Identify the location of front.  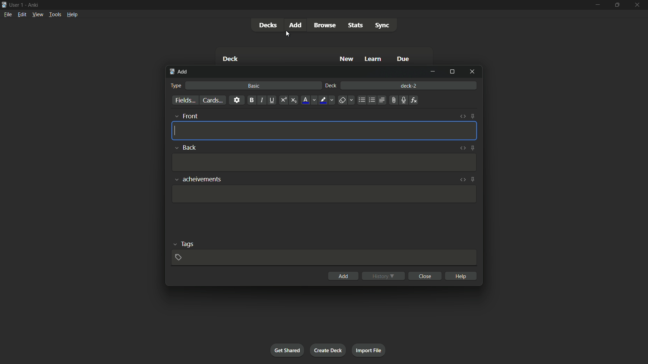
(185, 116).